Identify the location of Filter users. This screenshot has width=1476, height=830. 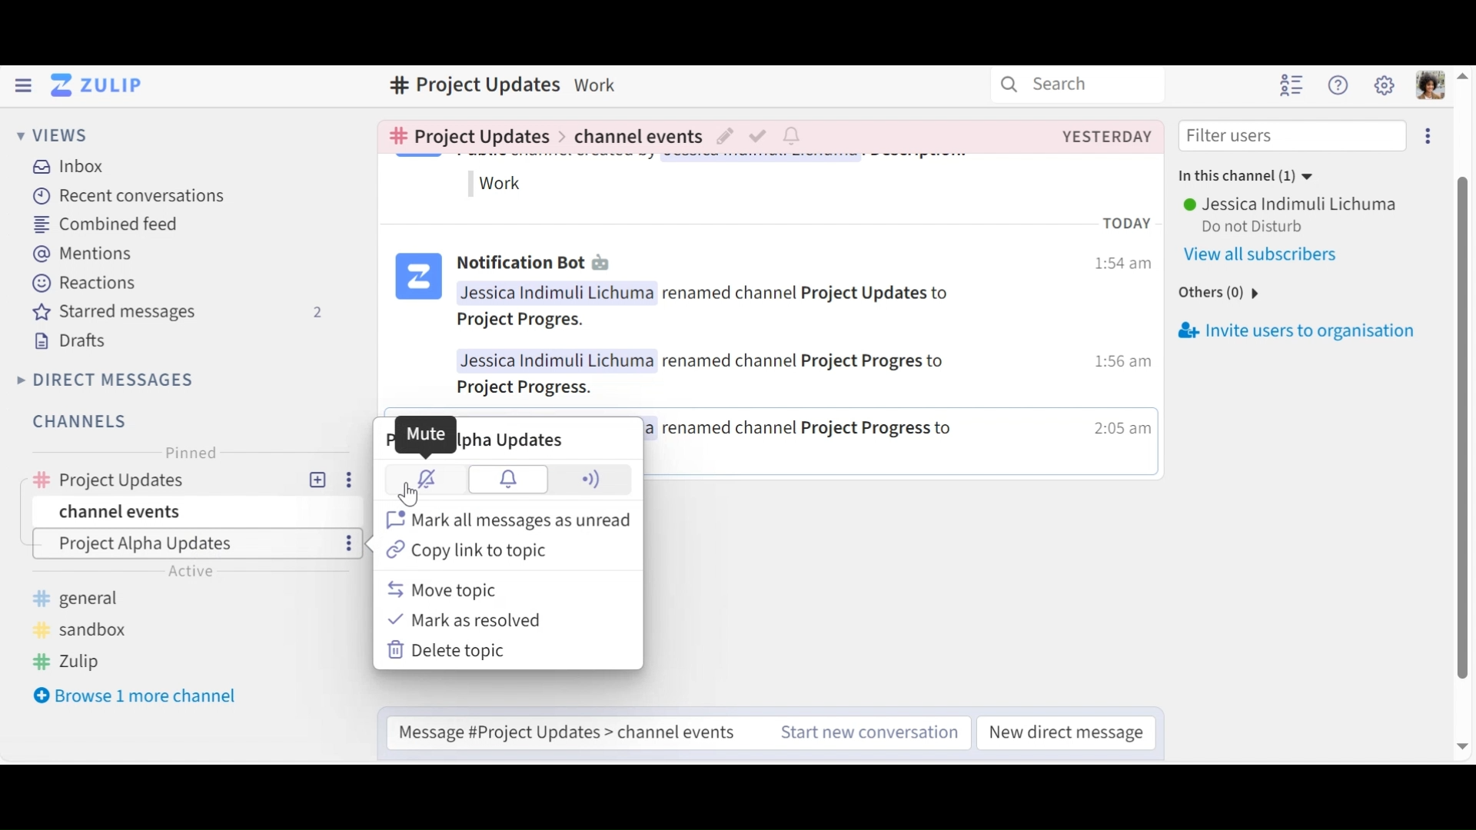
(1294, 136).